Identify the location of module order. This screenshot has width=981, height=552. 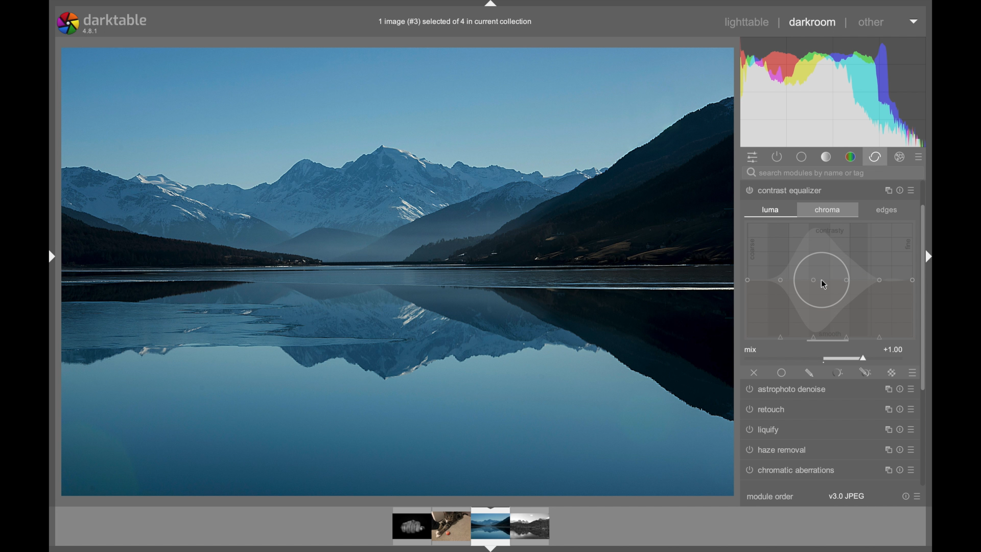
(772, 497).